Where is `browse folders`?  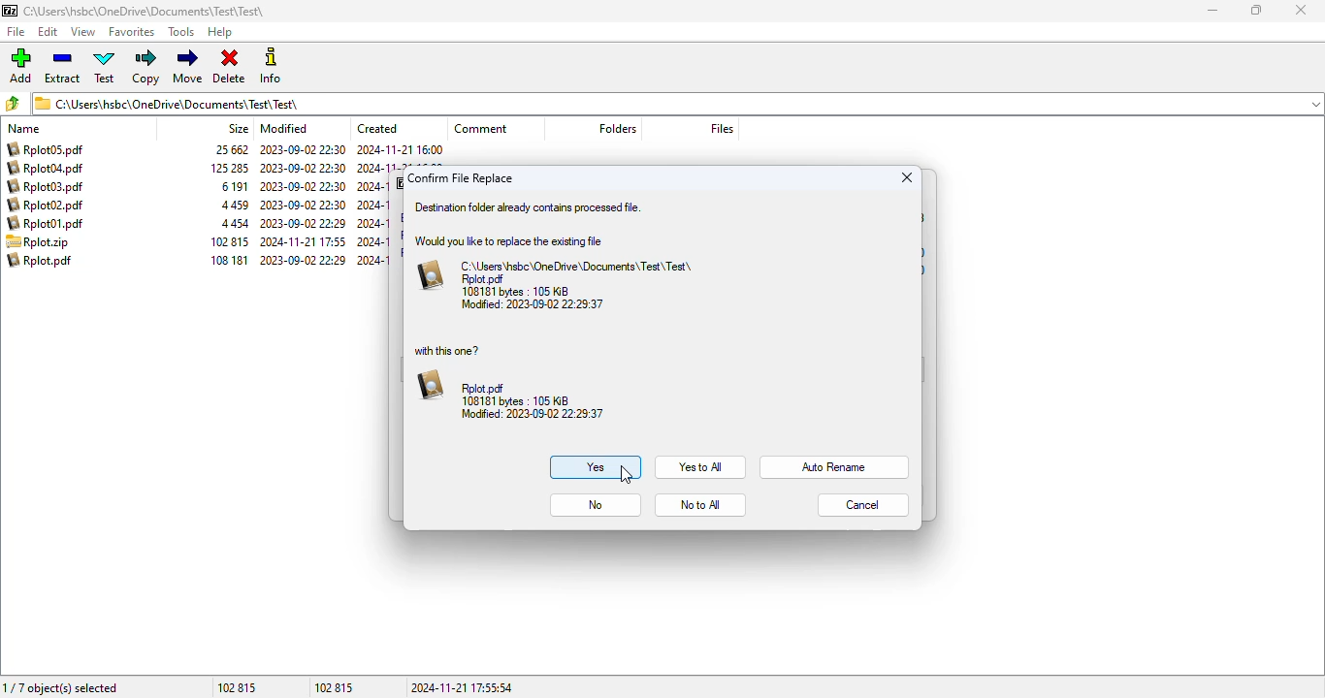
browse folders is located at coordinates (12, 103).